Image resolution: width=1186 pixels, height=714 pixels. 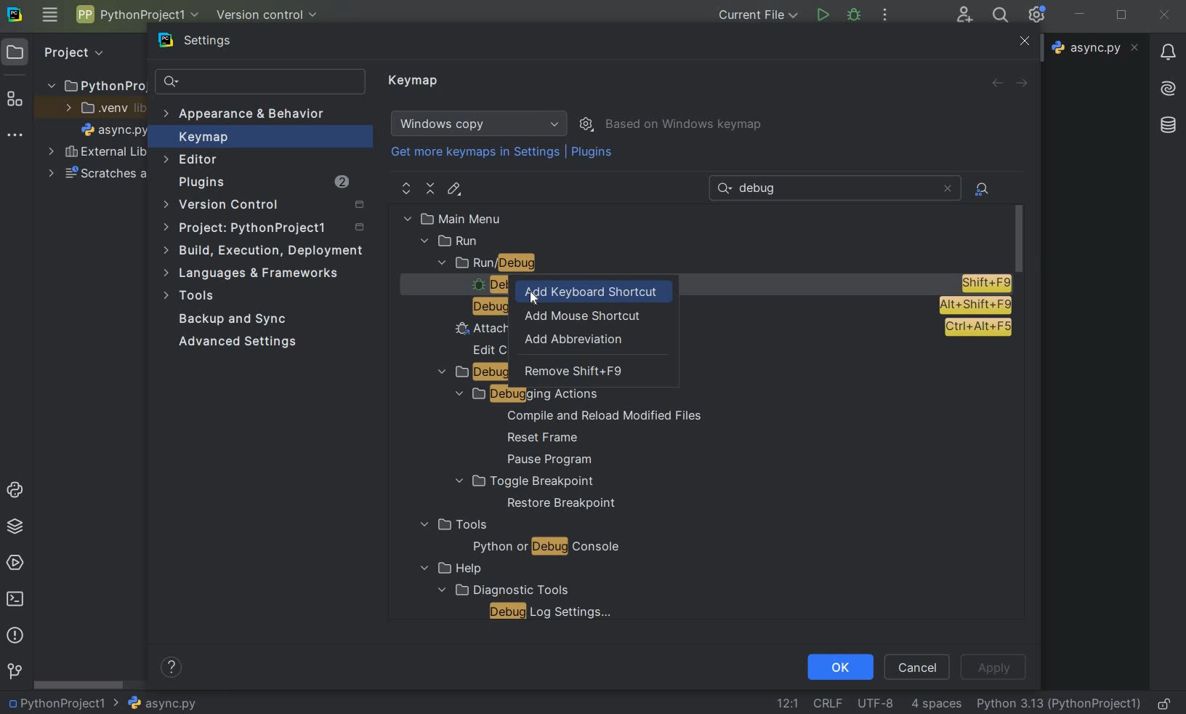 I want to click on version control, so click(x=268, y=206).